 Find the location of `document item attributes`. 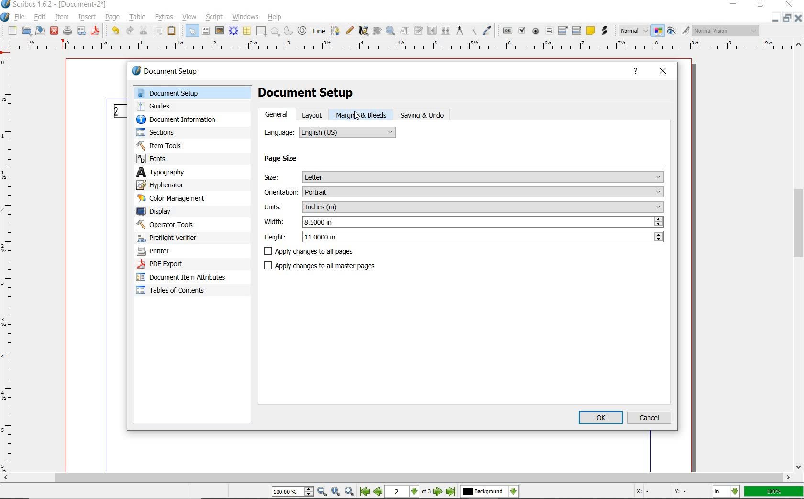

document item attributes is located at coordinates (182, 278).